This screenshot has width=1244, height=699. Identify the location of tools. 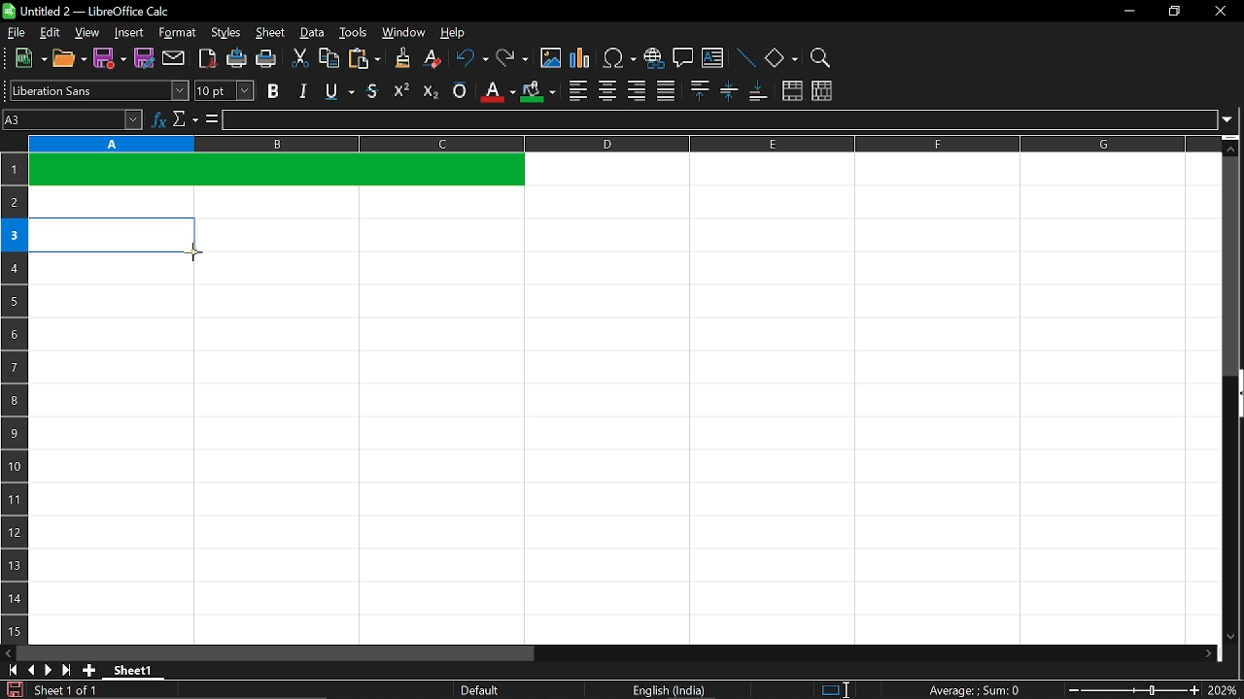
(354, 34).